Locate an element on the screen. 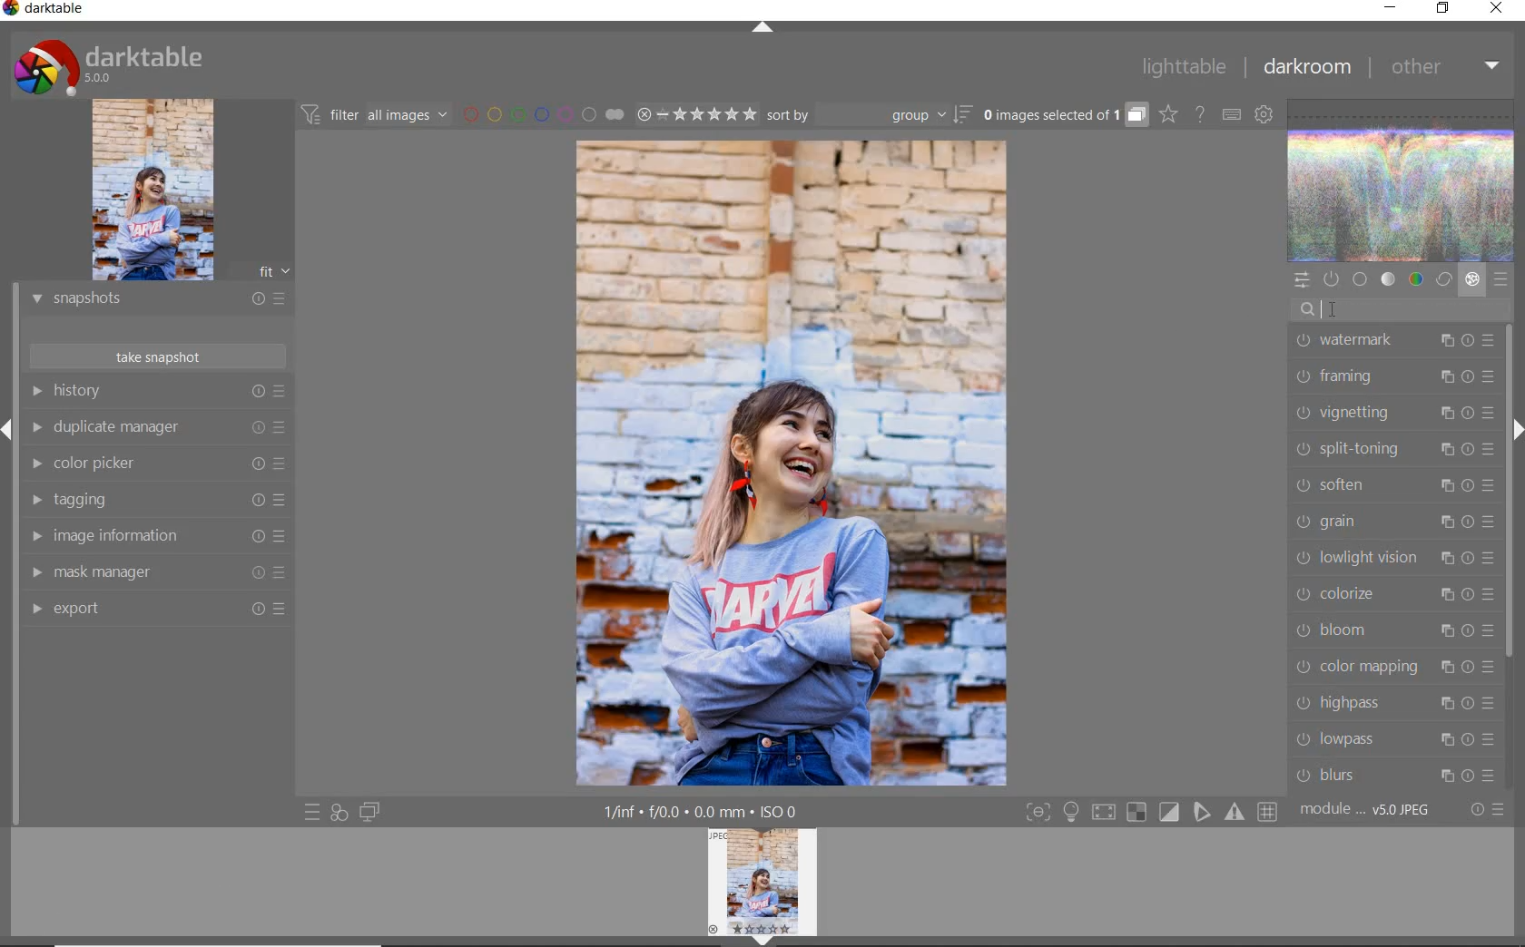  display a second darkroom image window is located at coordinates (370, 811).